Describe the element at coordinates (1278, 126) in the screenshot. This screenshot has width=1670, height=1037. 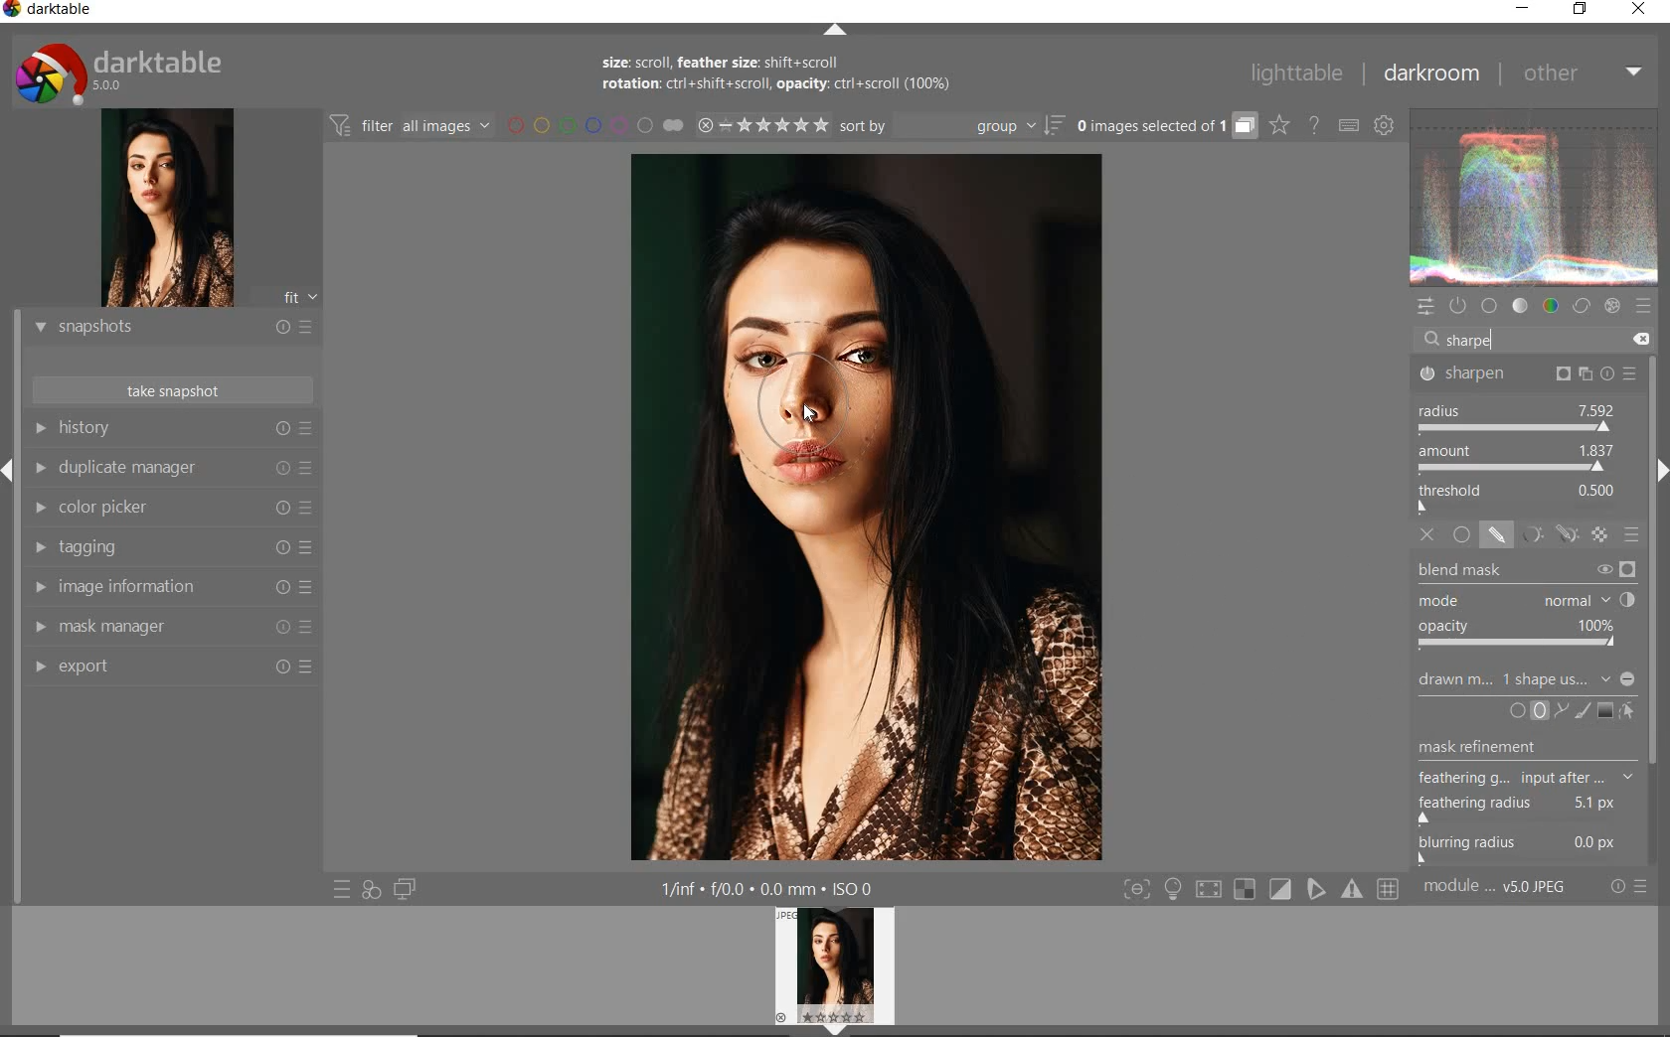
I see `change overlays shown on thumbnails` at that location.